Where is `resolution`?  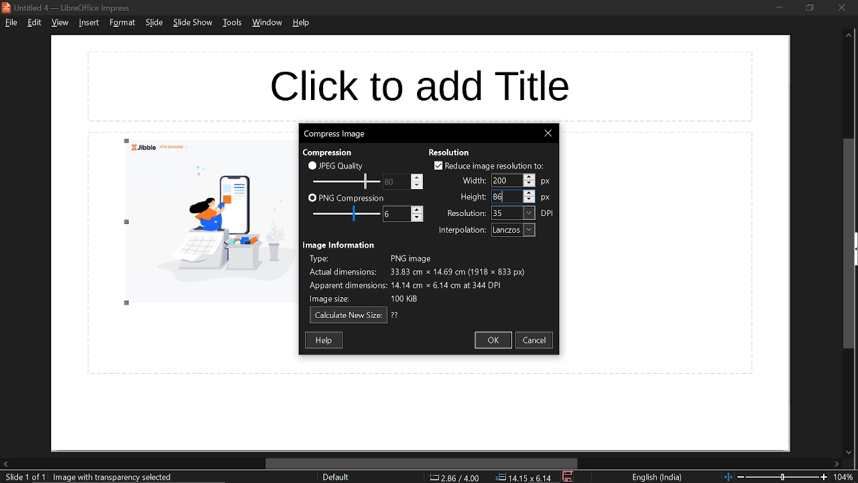
resolution is located at coordinates (450, 152).